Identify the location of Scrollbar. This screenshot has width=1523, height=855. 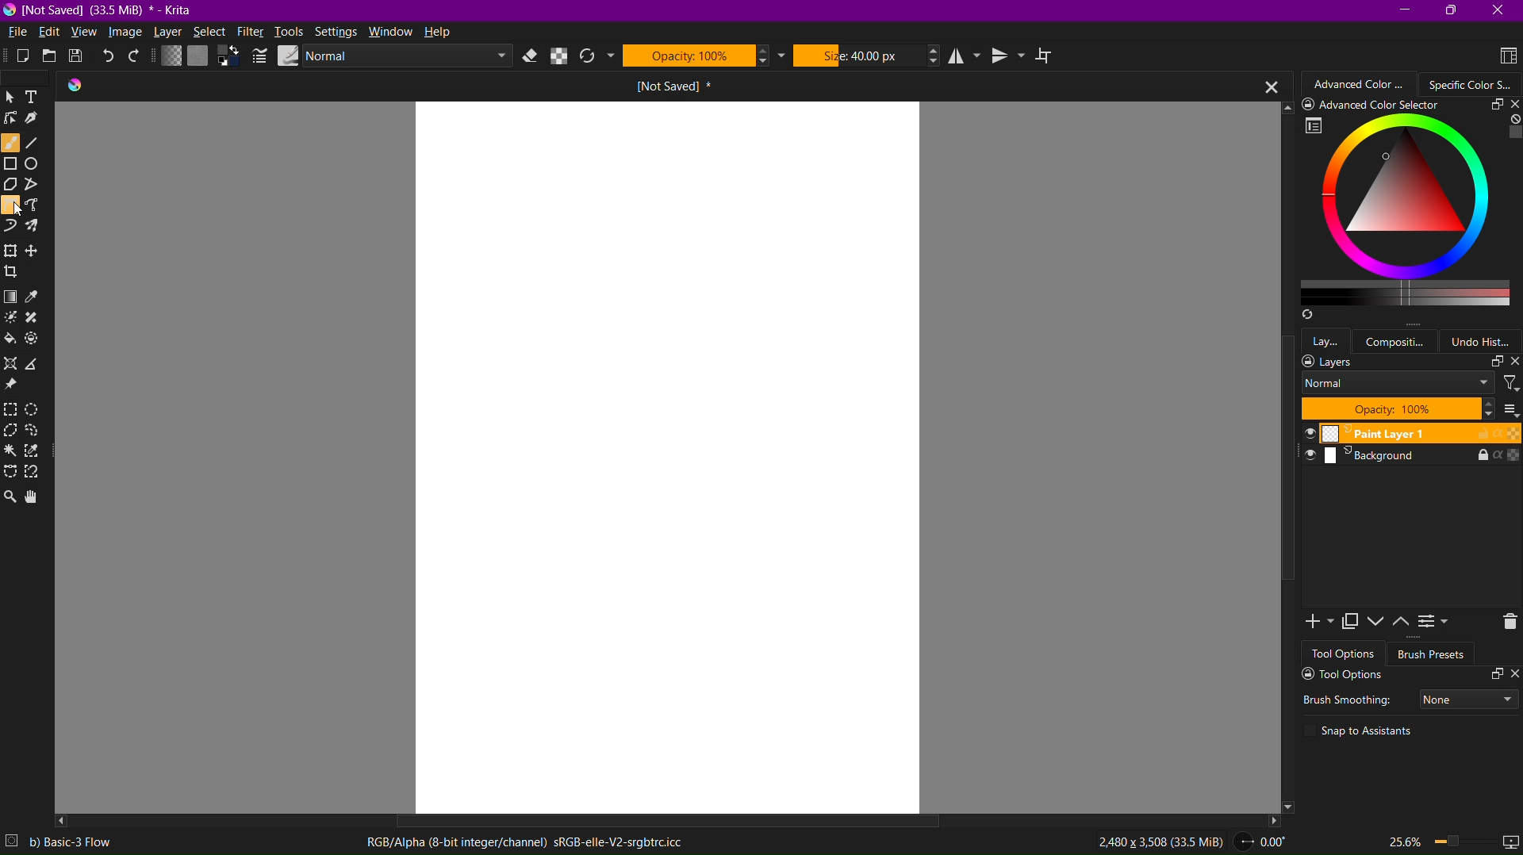
(657, 817).